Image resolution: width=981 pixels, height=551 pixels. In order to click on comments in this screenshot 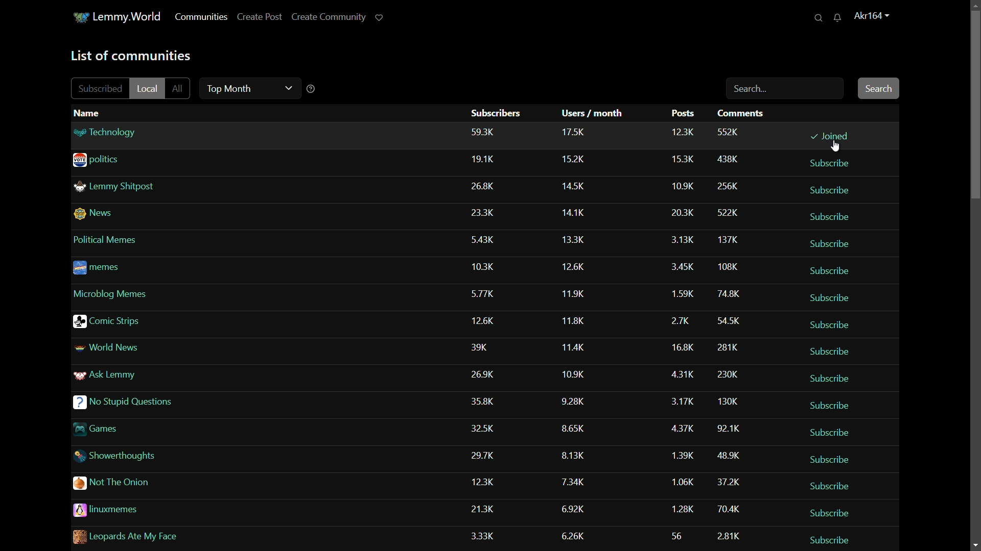, I will do `click(726, 186)`.